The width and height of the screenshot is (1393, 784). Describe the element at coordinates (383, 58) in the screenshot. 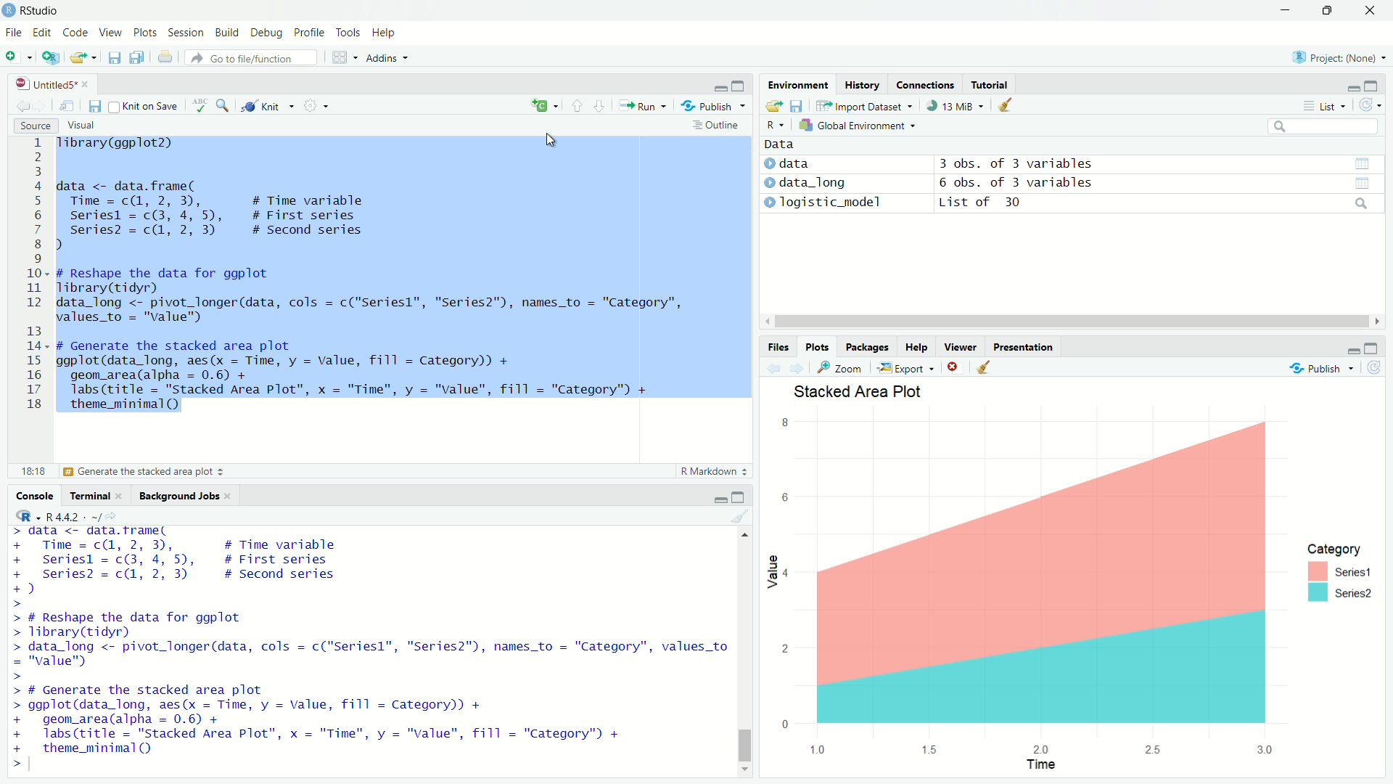

I see `Addins` at that location.